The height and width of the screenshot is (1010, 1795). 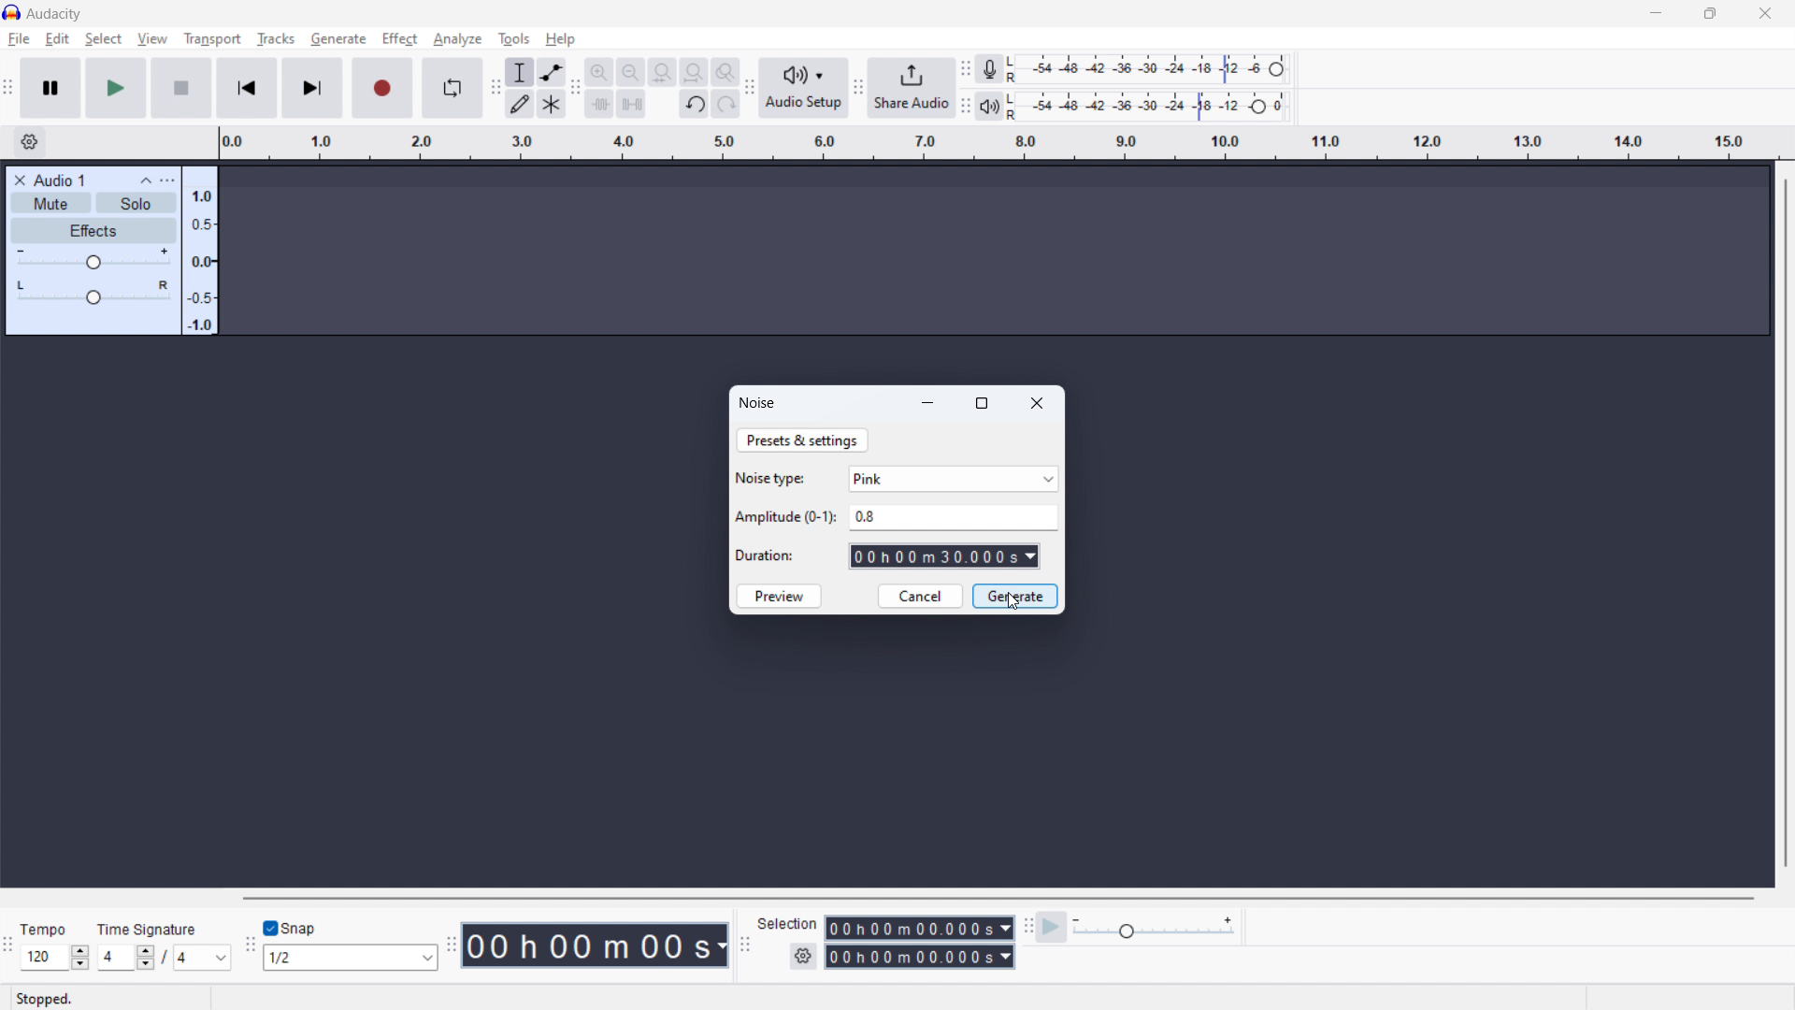 I want to click on logo, so click(x=11, y=13).